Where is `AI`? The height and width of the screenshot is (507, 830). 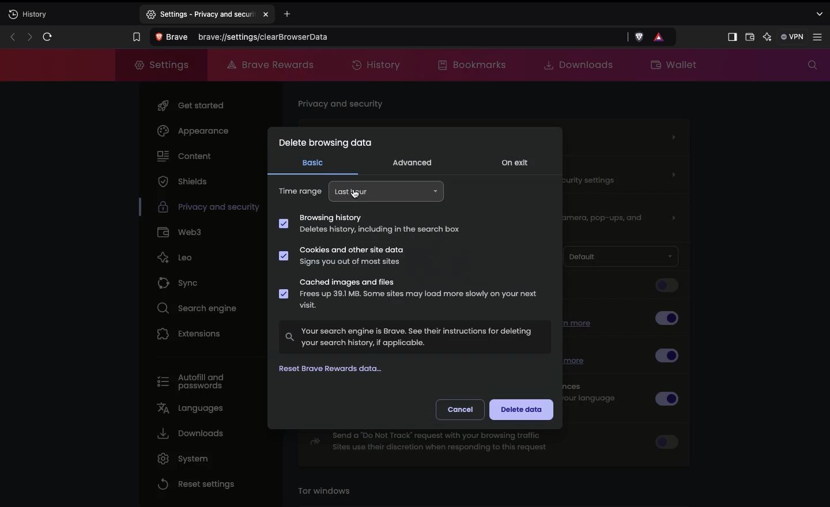
AI is located at coordinates (766, 37).